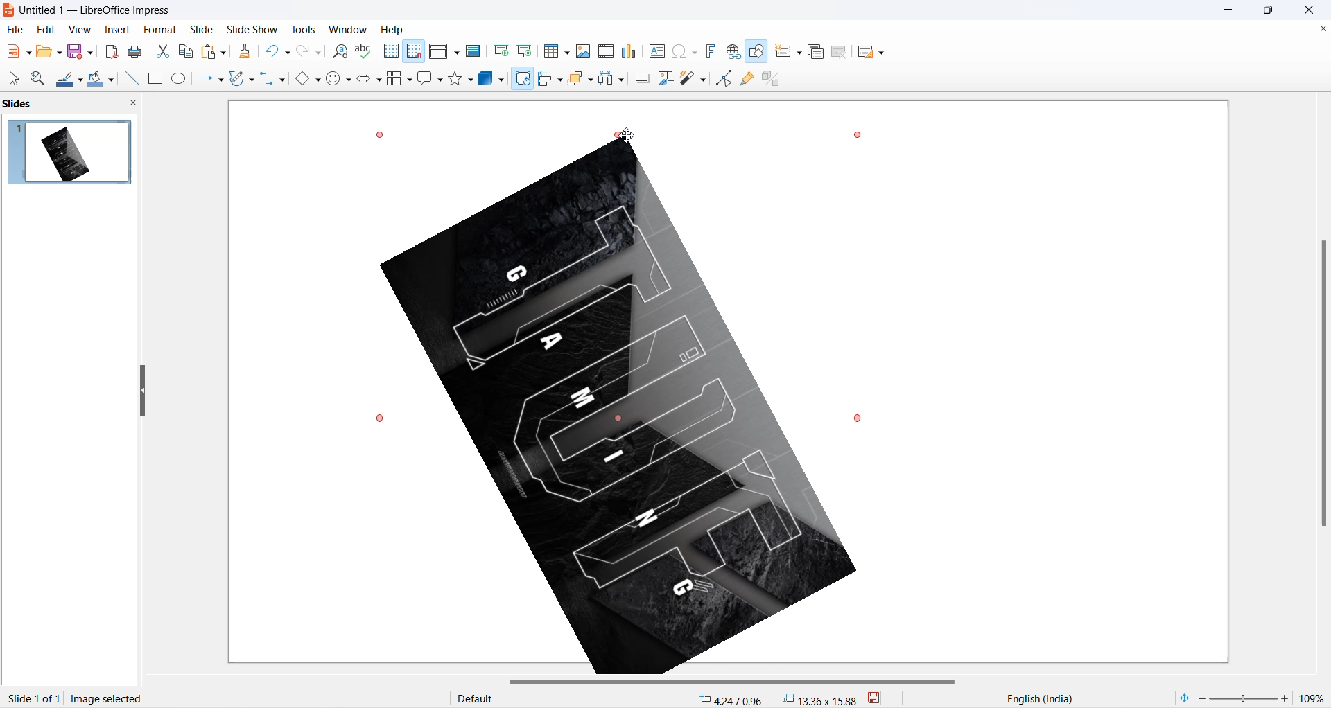 Image resolution: width=1331 pixels, height=708 pixels. Describe the element at coordinates (272, 50) in the screenshot. I see `undo` at that location.